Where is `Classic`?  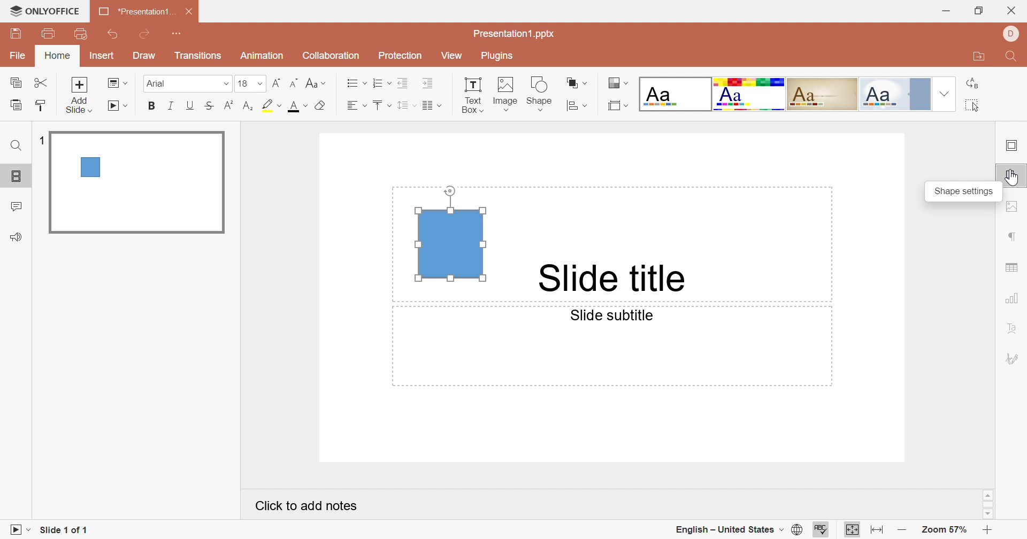 Classic is located at coordinates (826, 94).